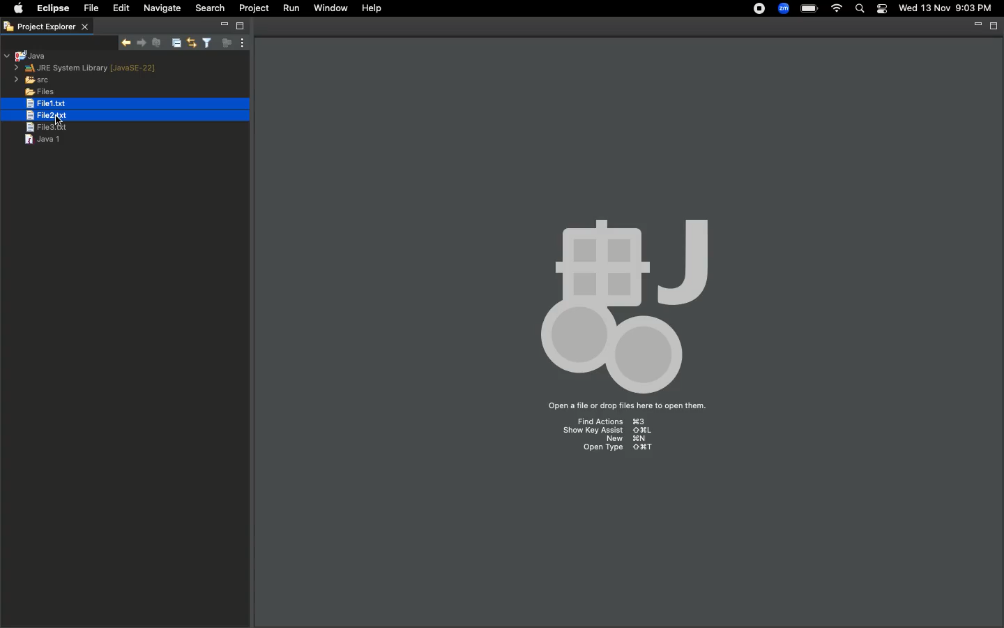 Image resolution: width=1004 pixels, height=628 pixels. I want to click on Search, so click(211, 8).